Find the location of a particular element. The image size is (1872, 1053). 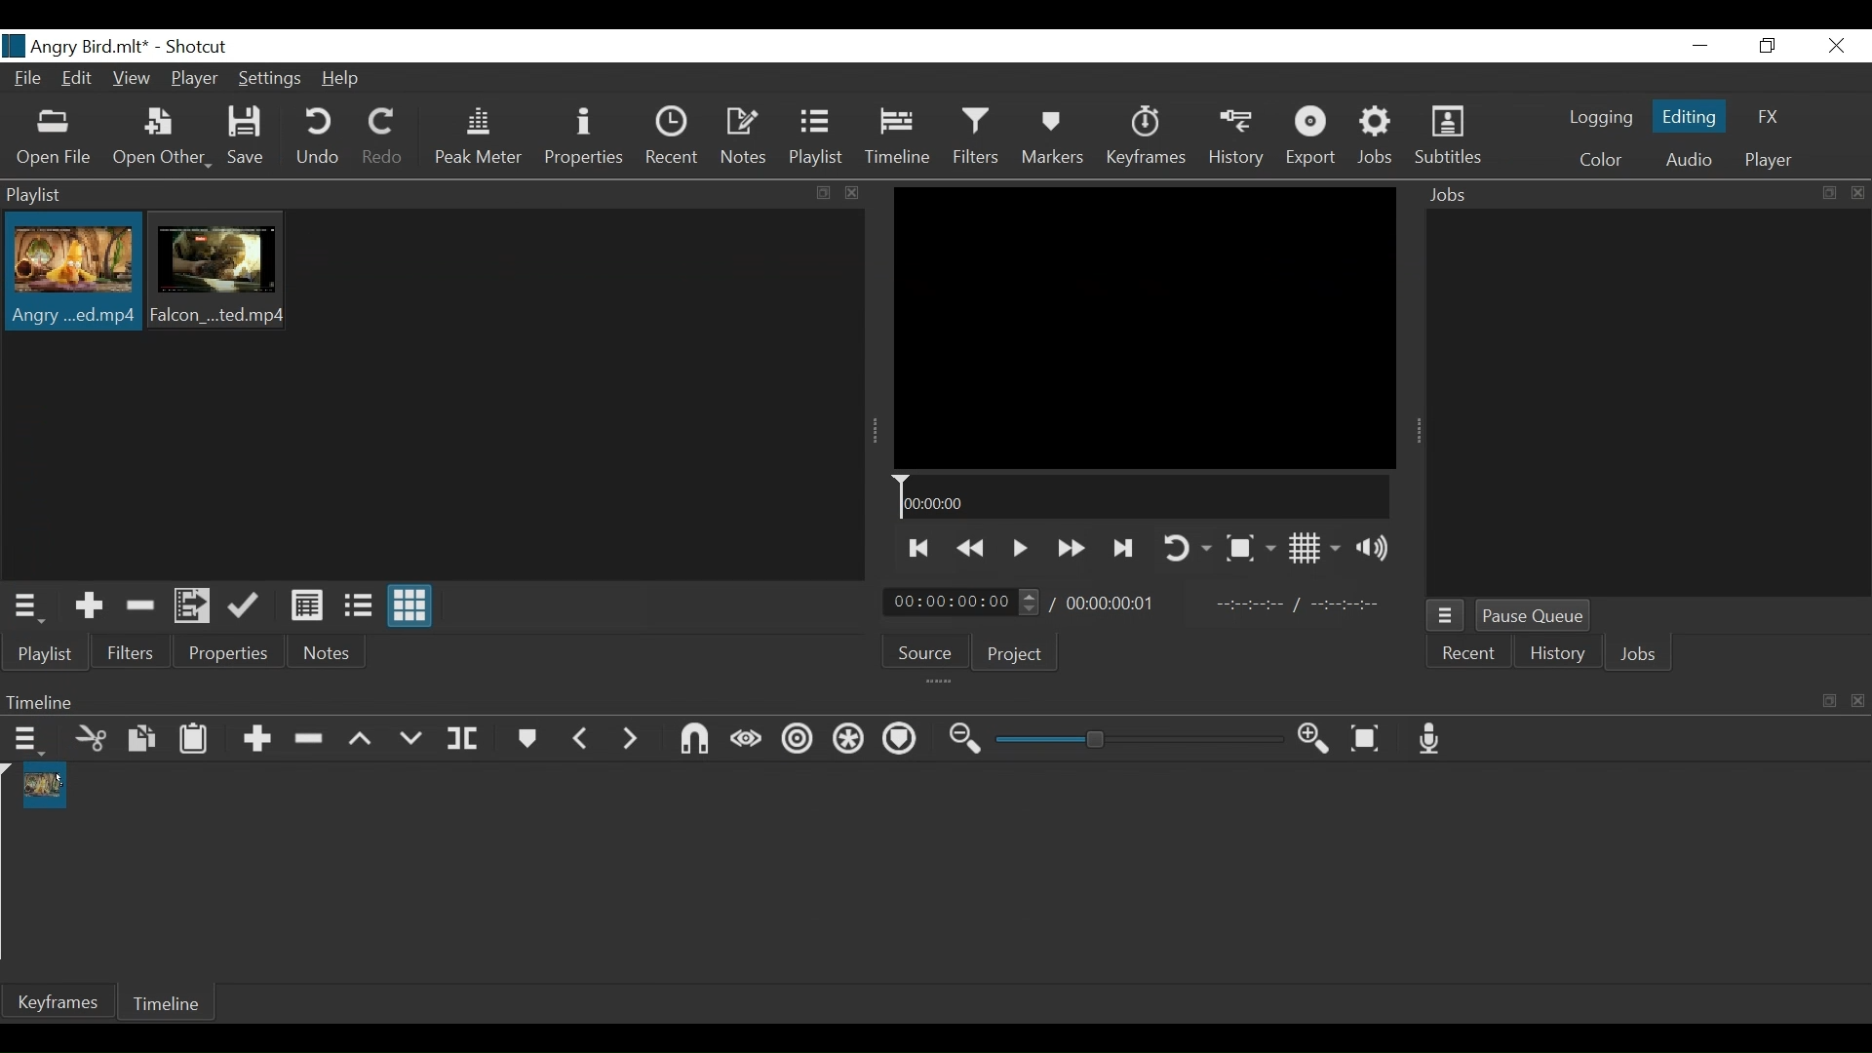

Ripple all tracks is located at coordinates (850, 742).